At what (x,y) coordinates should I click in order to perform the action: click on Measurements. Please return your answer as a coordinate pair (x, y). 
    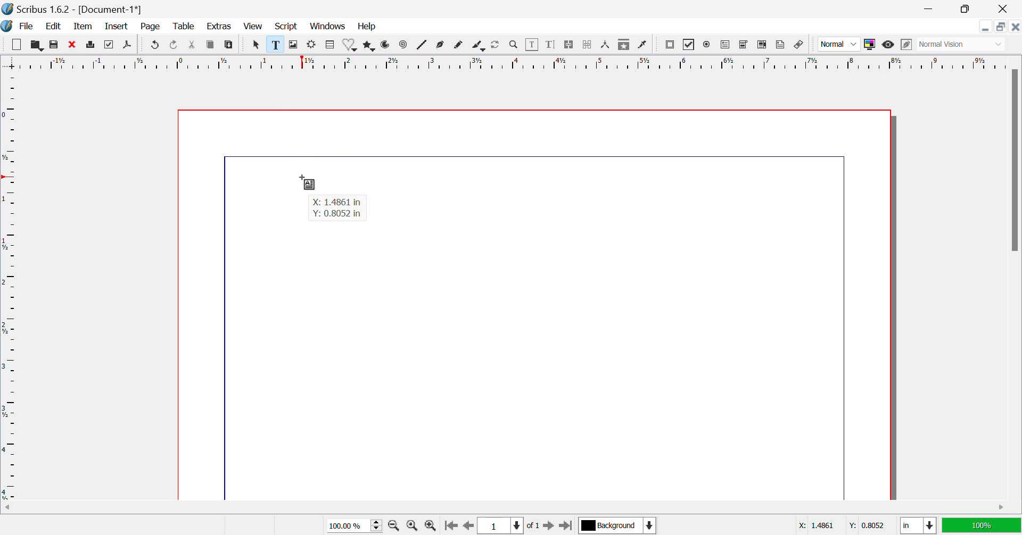
    Looking at the image, I should click on (607, 45).